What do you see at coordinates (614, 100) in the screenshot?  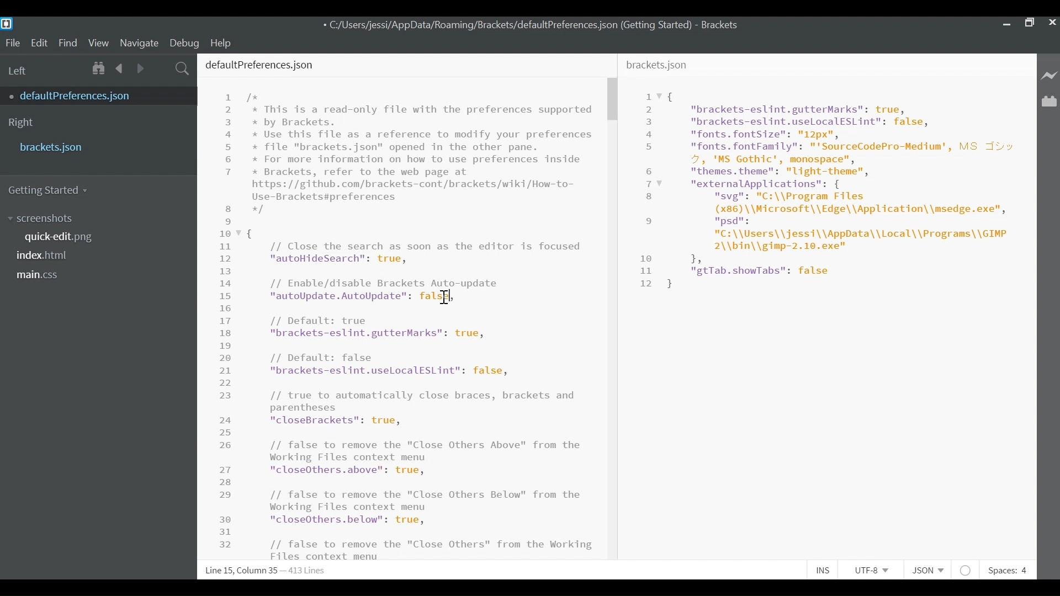 I see `Vertical Scroll bar` at bounding box center [614, 100].